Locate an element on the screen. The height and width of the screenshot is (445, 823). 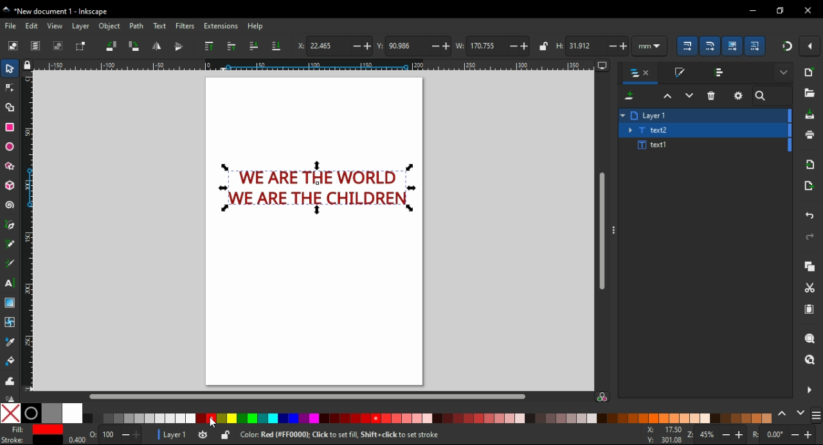
raise is located at coordinates (231, 46).